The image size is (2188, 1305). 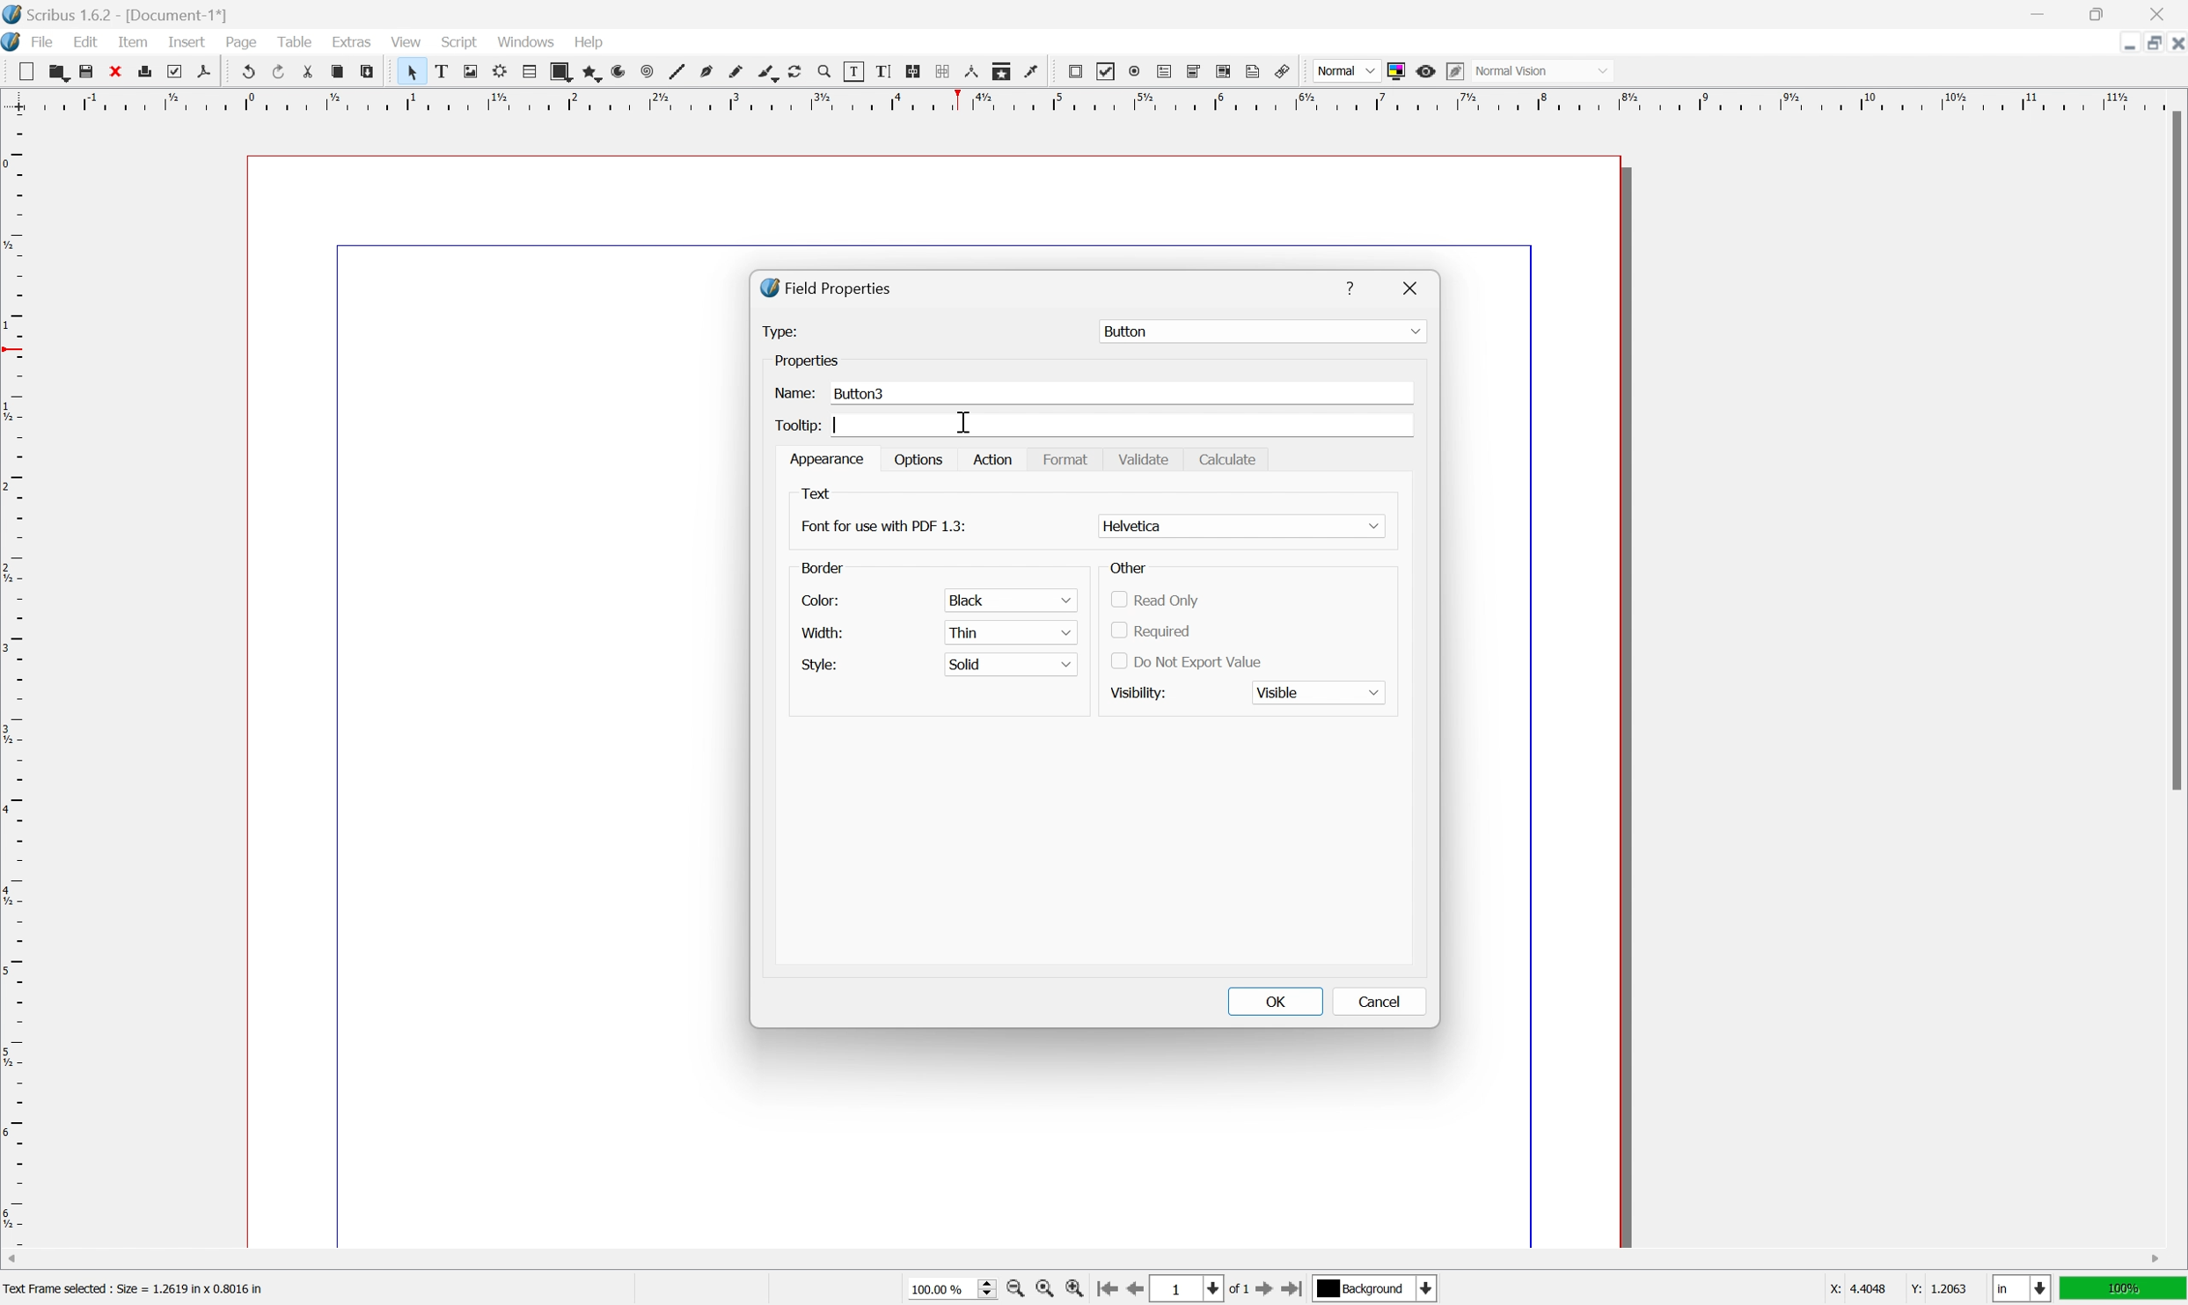 I want to click on Calculate, so click(x=1233, y=461).